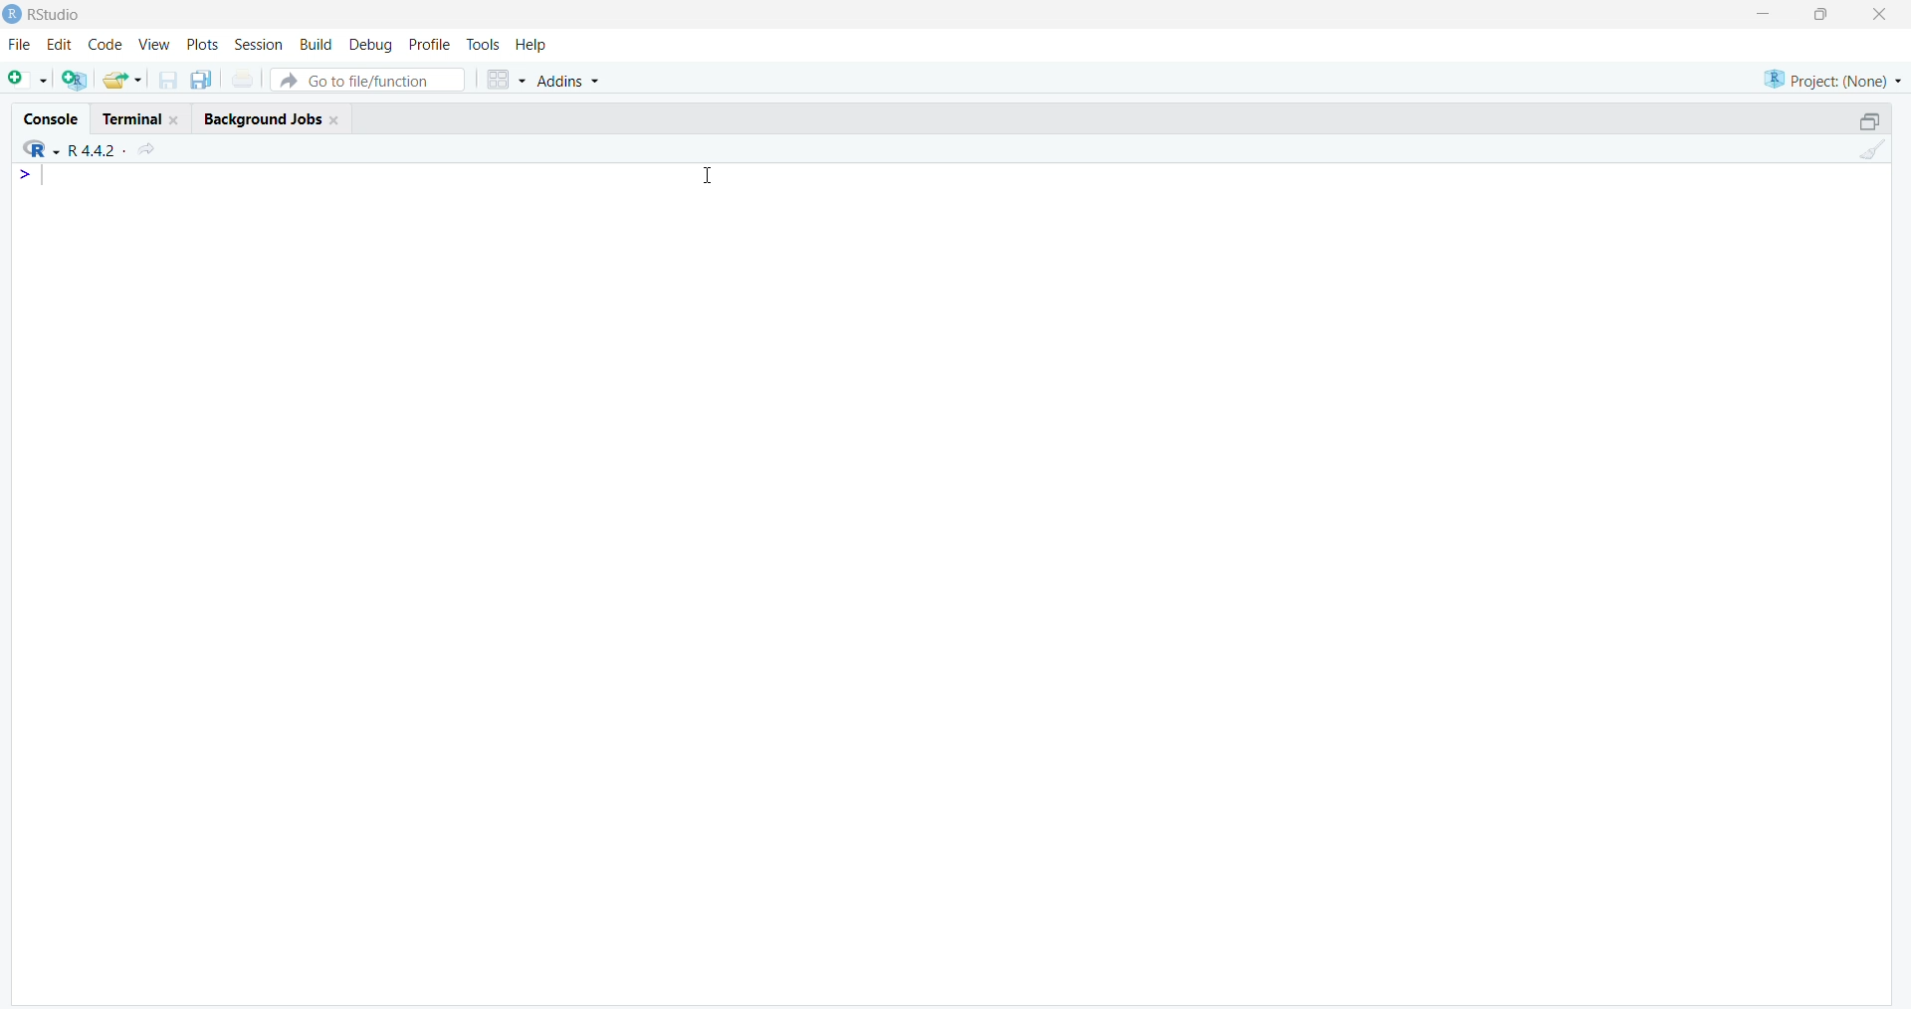  Describe the element at coordinates (53, 115) in the screenshot. I see `Console` at that location.